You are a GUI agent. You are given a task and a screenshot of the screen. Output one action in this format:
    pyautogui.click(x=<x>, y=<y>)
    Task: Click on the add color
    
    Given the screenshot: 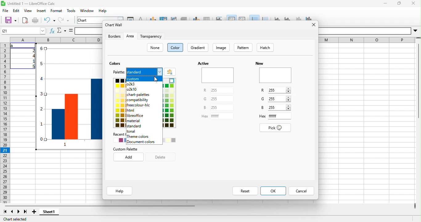 What is the action you would take?
    pyautogui.click(x=170, y=72)
    